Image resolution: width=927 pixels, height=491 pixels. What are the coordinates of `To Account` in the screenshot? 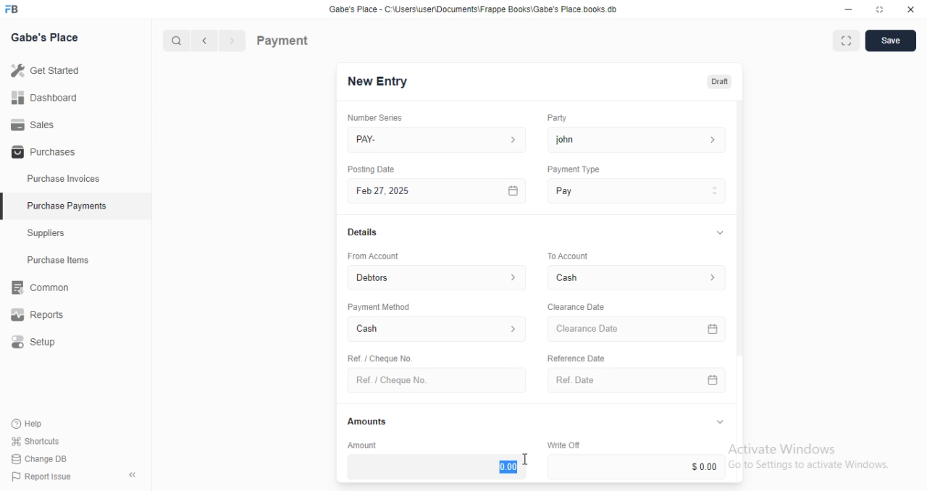 It's located at (566, 255).